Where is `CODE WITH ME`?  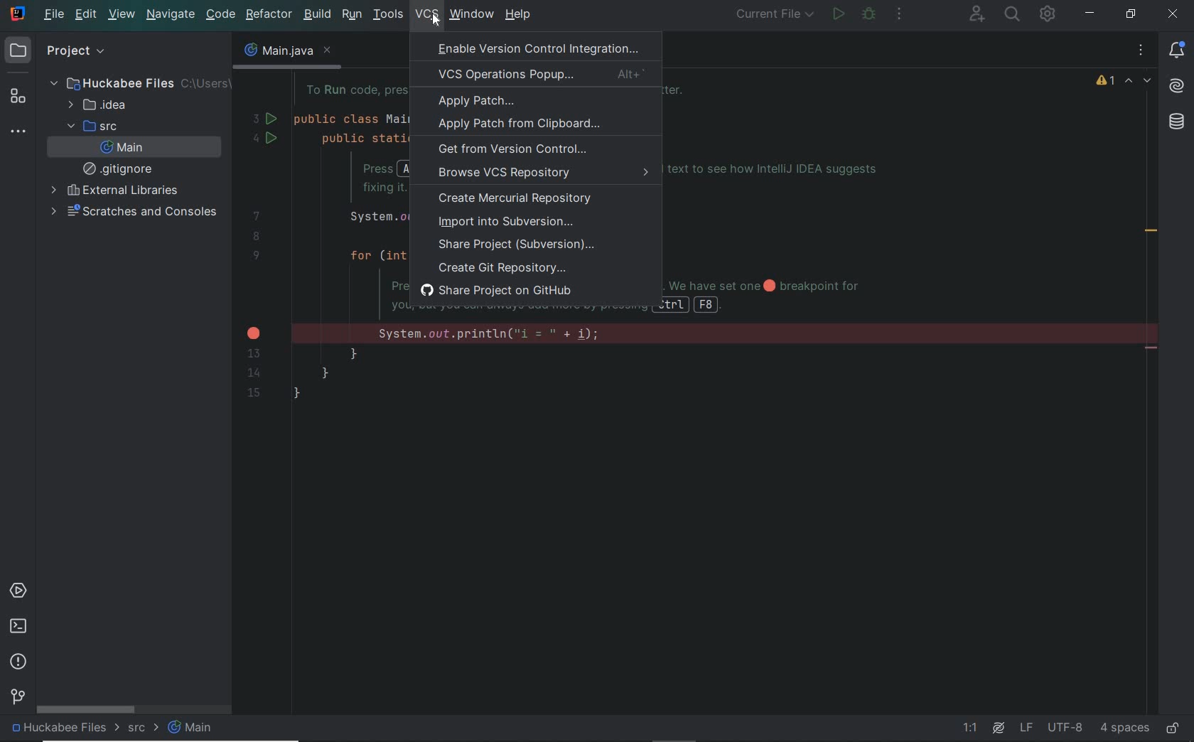 CODE WITH ME is located at coordinates (977, 14).